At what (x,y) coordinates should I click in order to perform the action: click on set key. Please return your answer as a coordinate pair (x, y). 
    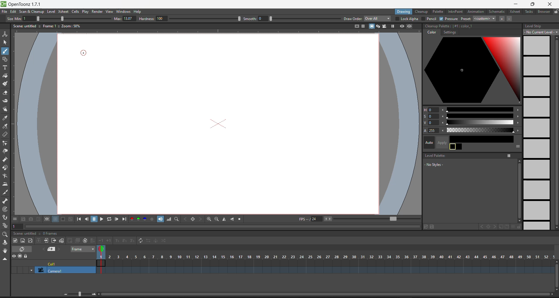
    Looking at the image, I should click on (487, 227).